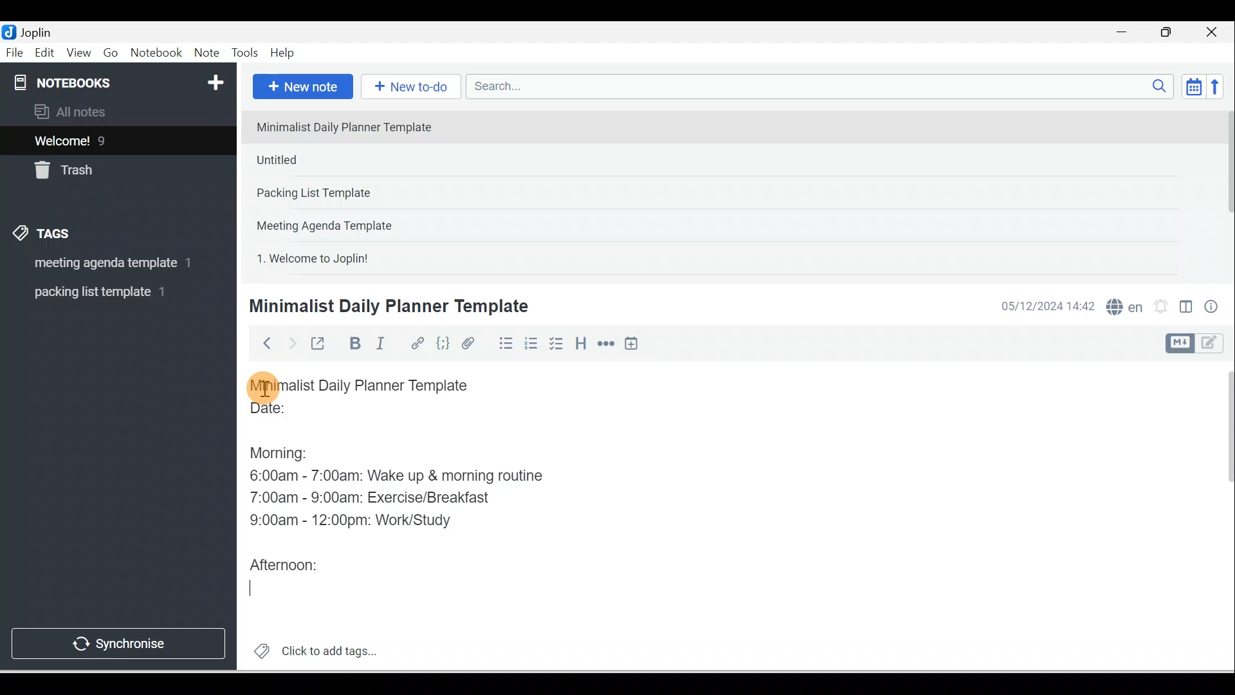 Image resolution: width=1235 pixels, height=695 pixels. Describe the element at coordinates (39, 31) in the screenshot. I see `Joplin` at that location.